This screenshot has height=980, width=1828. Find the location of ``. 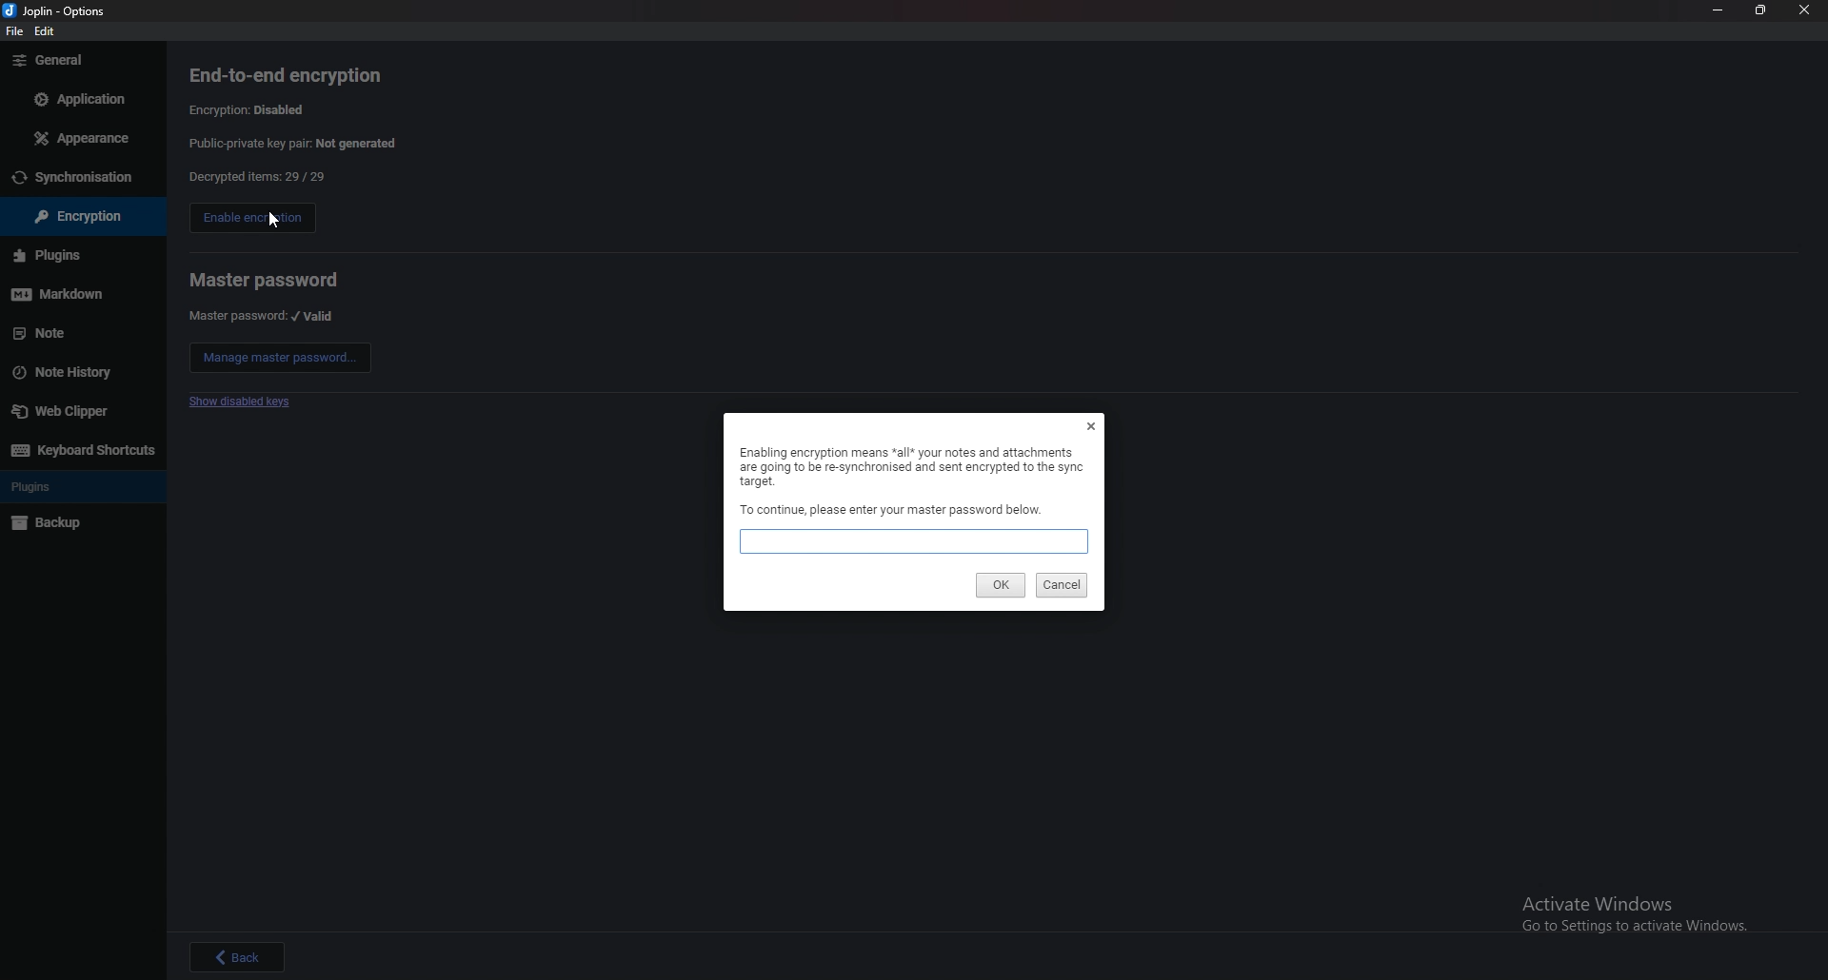

 is located at coordinates (33, 486).